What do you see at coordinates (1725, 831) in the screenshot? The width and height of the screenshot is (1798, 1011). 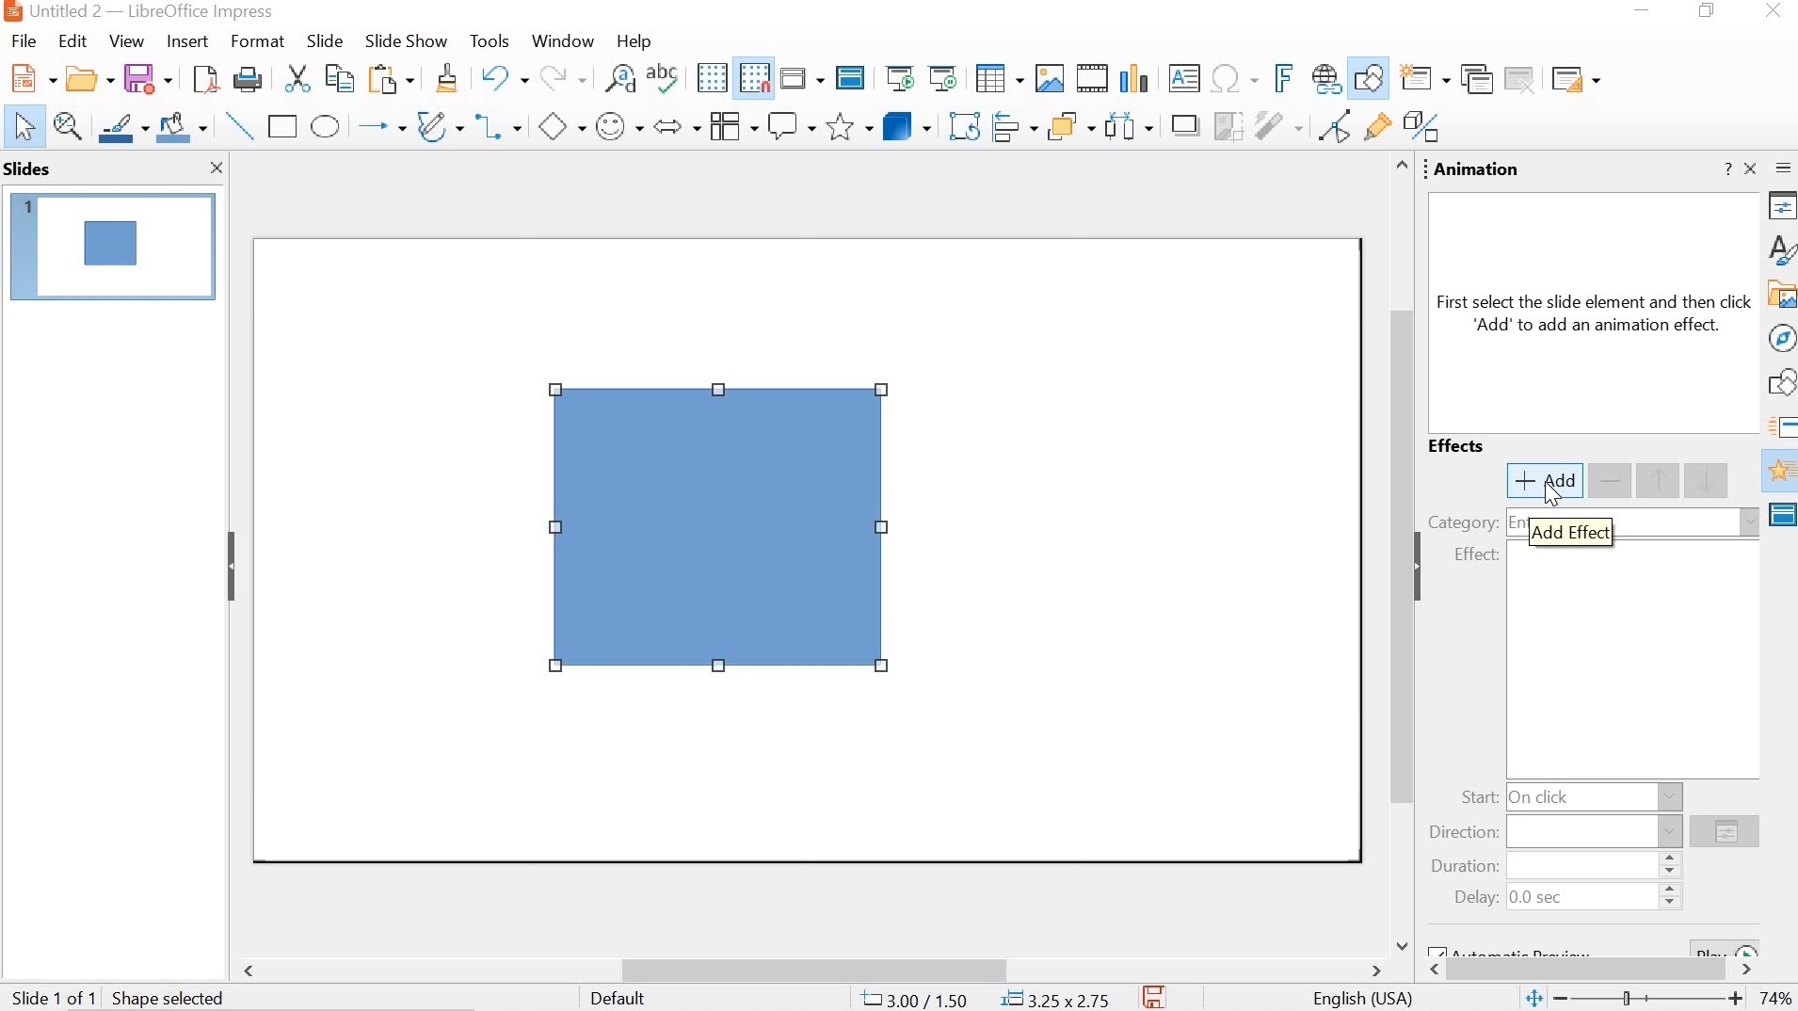 I see `direction` at bounding box center [1725, 831].